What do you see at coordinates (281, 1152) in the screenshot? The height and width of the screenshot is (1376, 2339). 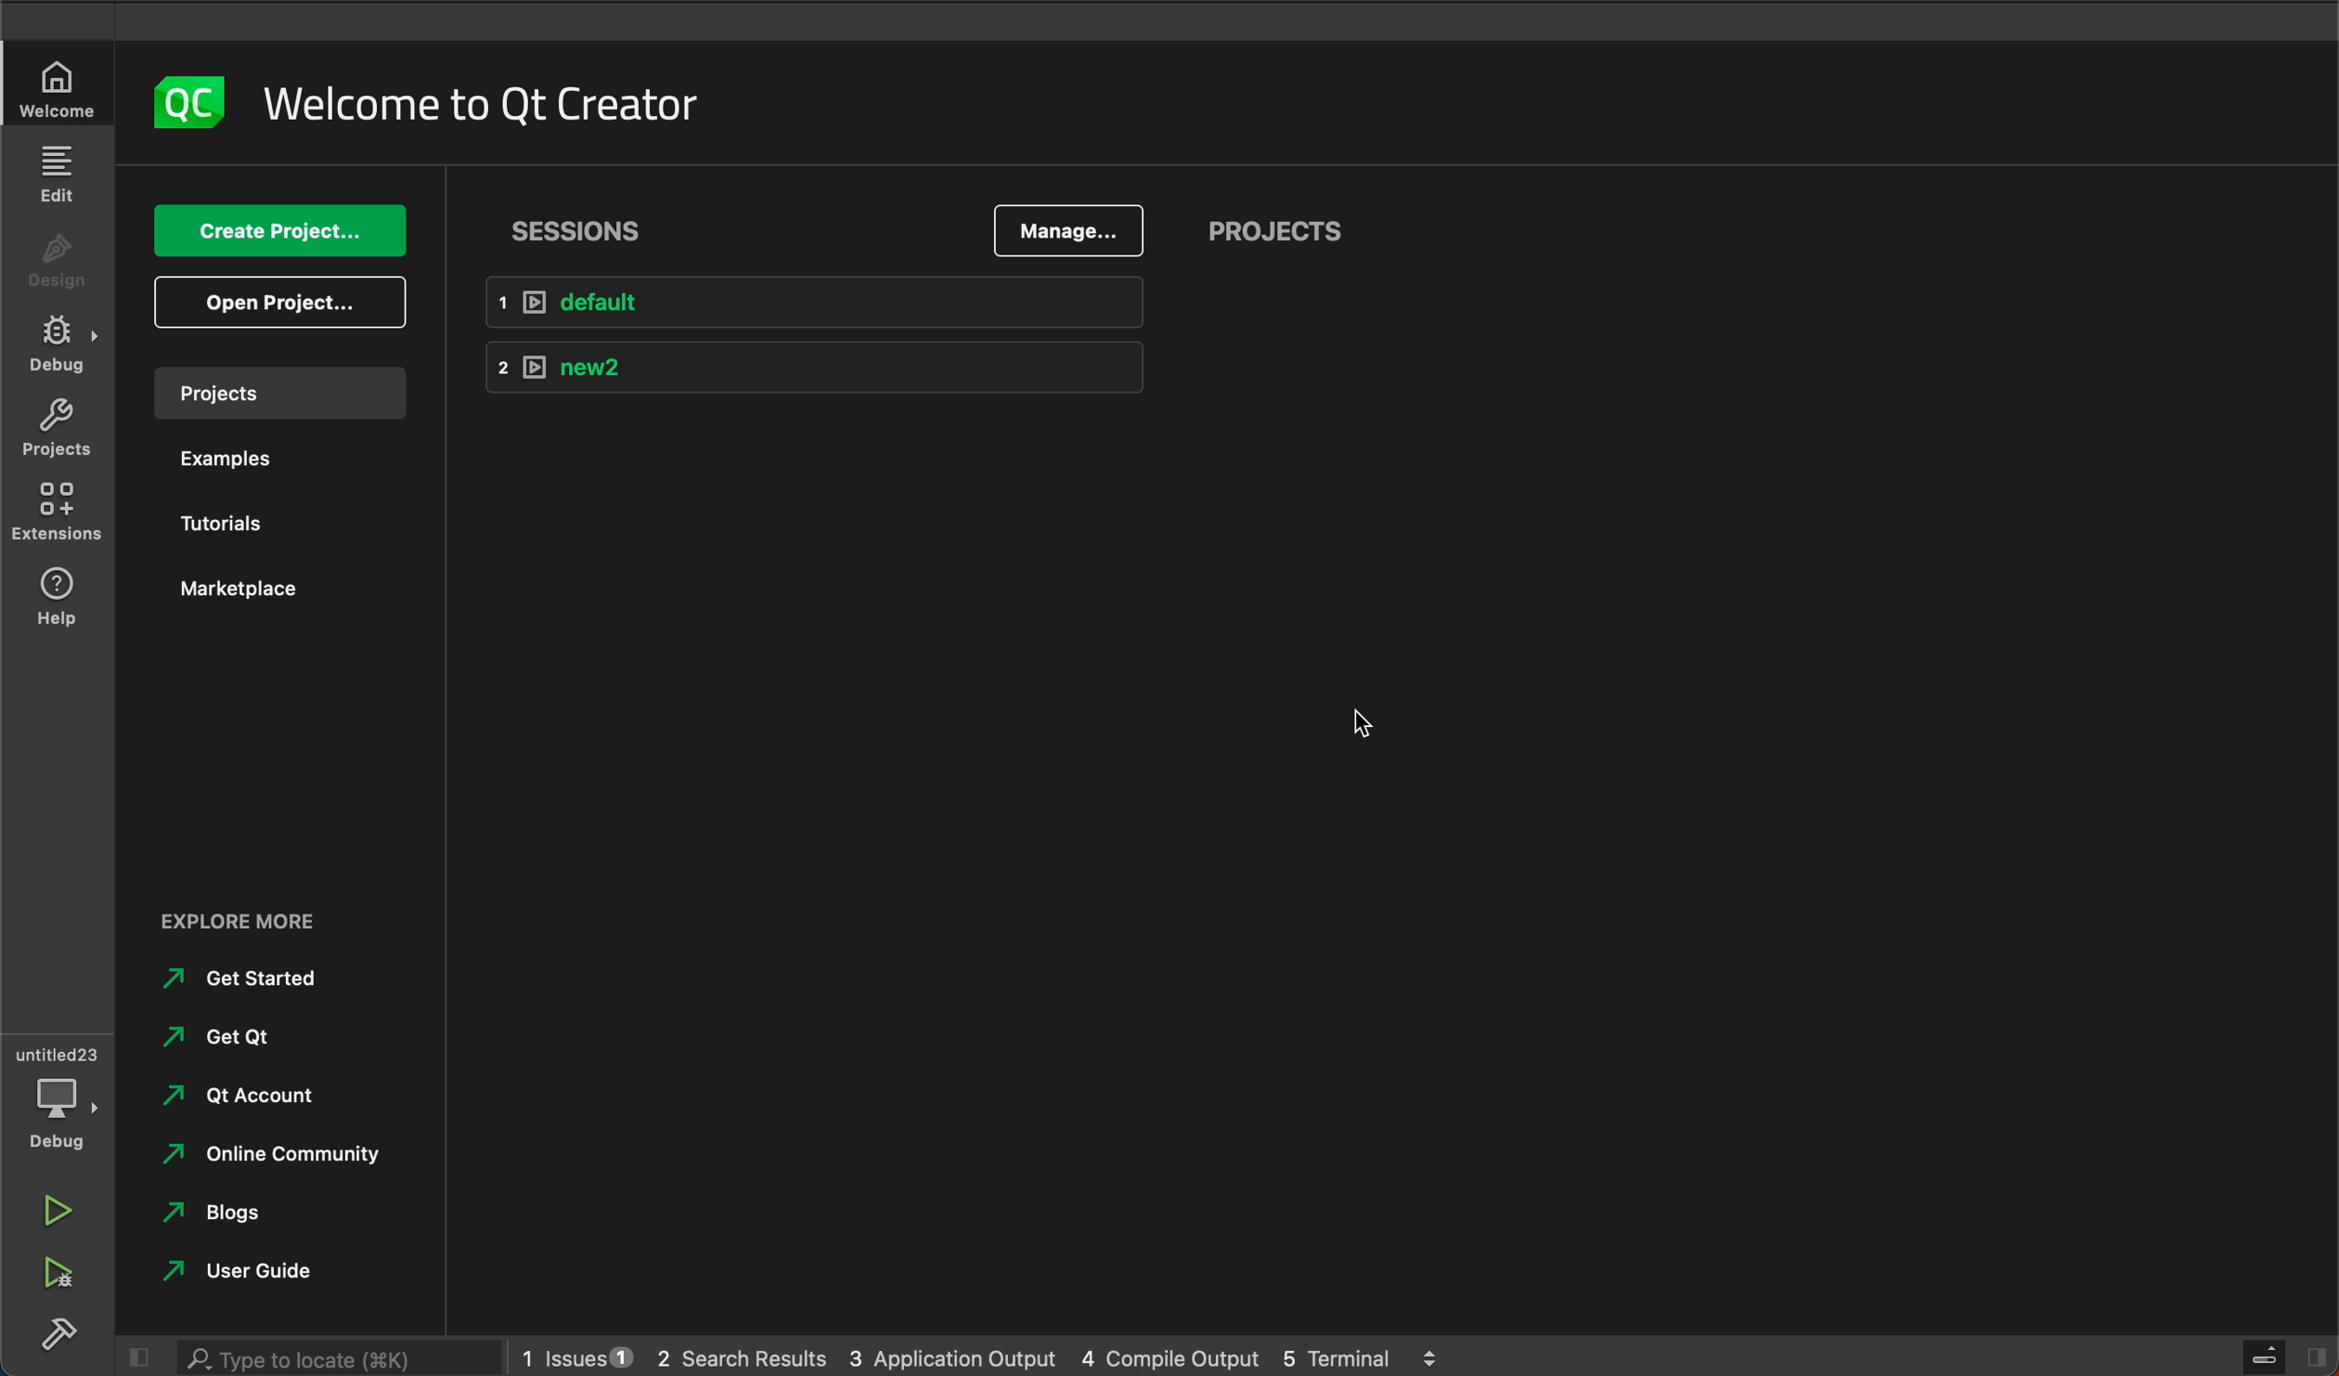 I see `online` at bounding box center [281, 1152].